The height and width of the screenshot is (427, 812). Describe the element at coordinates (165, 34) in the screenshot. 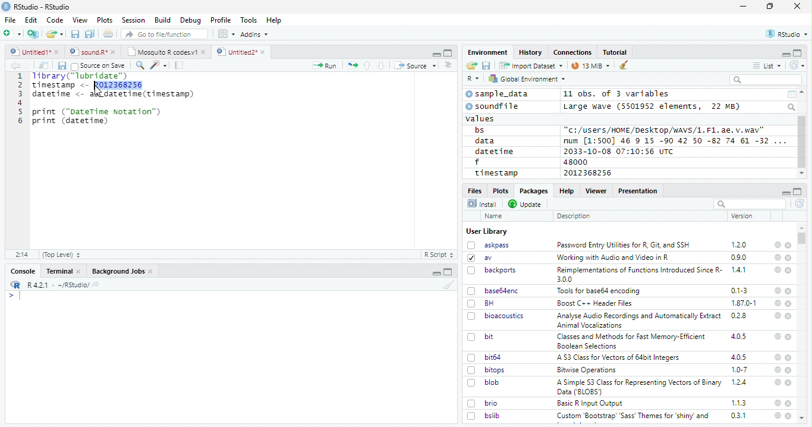

I see `Go to file/function` at that location.